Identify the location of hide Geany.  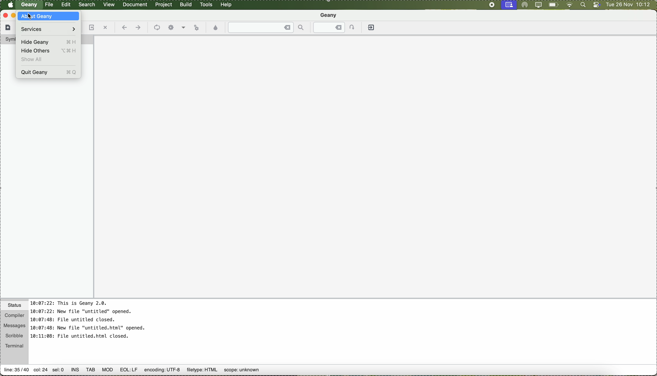
(47, 41).